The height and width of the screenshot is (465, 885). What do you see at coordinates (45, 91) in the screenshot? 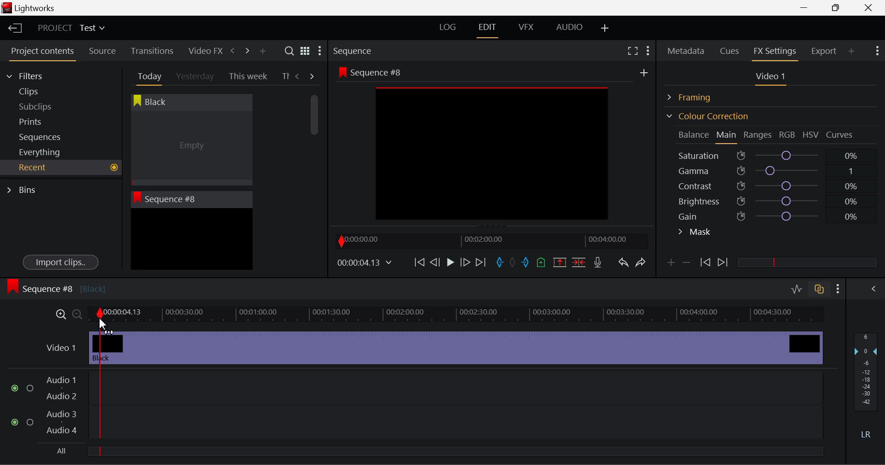
I see `Clips` at bounding box center [45, 91].